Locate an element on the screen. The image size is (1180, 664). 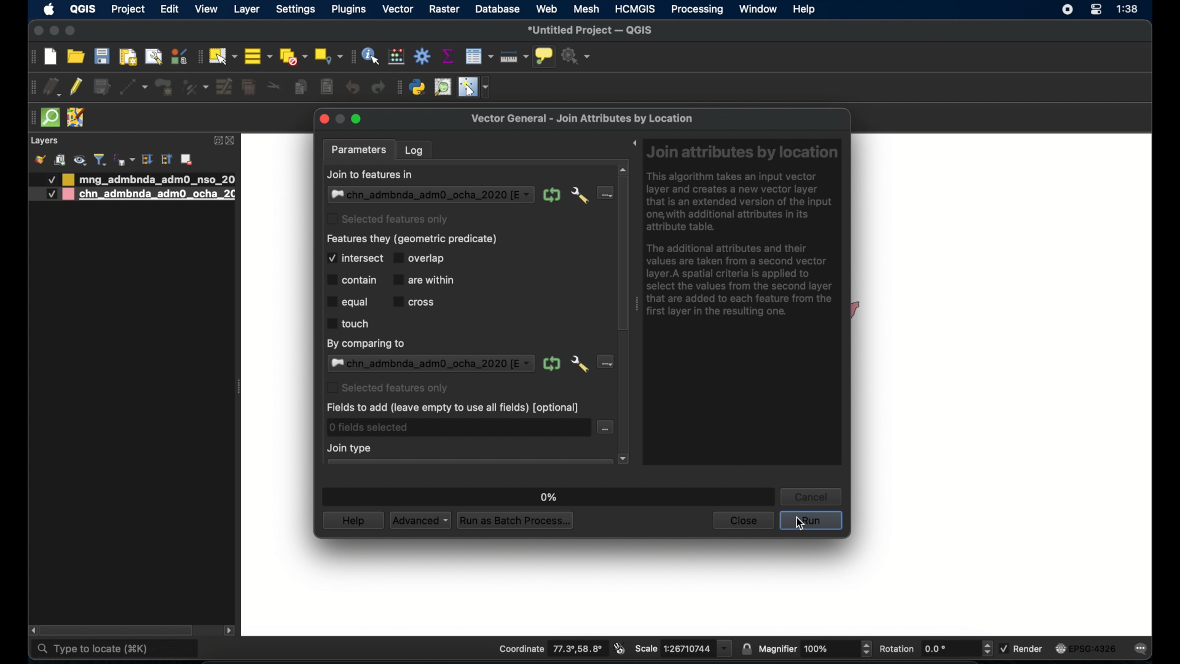
save edits is located at coordinates (103, 87).